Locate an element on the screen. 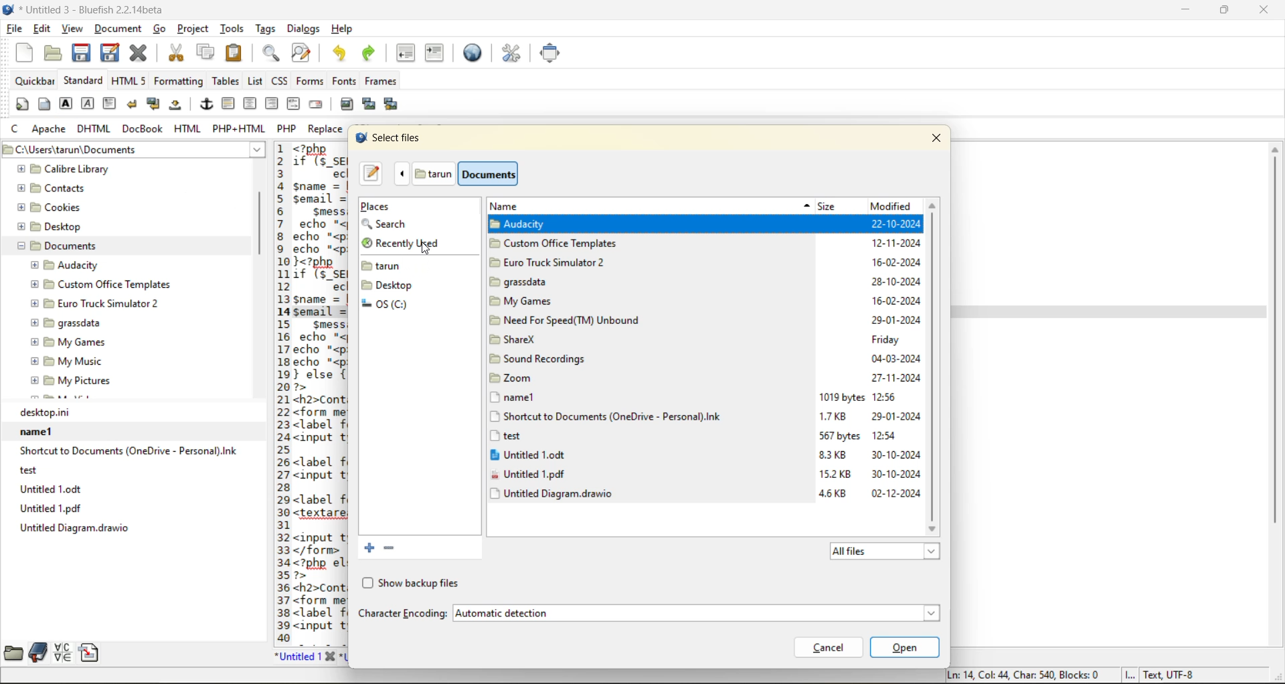 Image resolution: width=1285 pixels, height=684 pixels. emphasis is located at coordinates (88, 104).